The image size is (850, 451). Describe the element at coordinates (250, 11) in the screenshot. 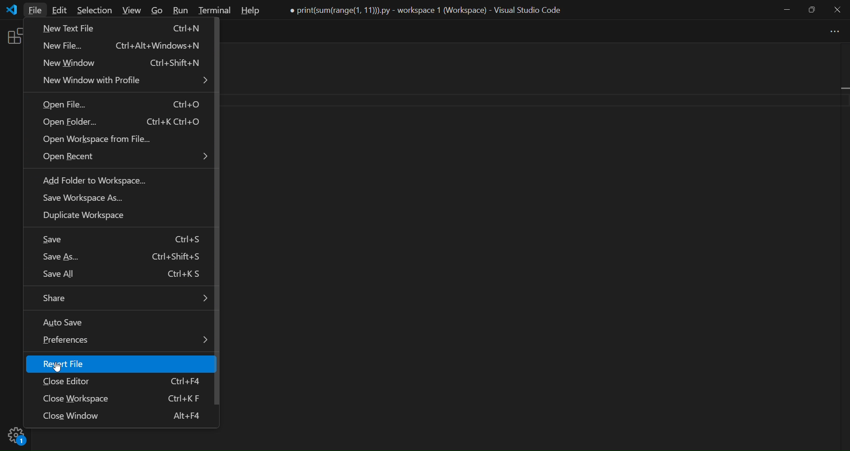

I see `Help` at that location.